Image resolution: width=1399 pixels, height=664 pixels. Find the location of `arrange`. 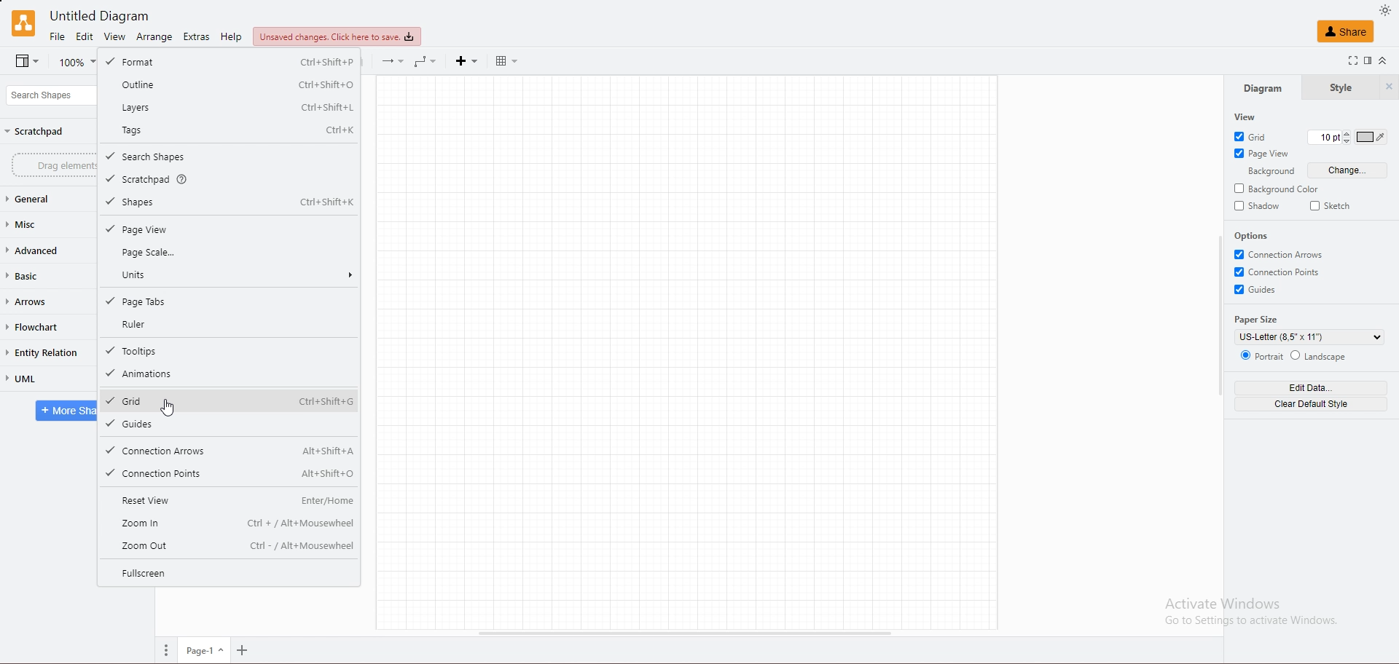

arrange is located at coordinates (154, 36).